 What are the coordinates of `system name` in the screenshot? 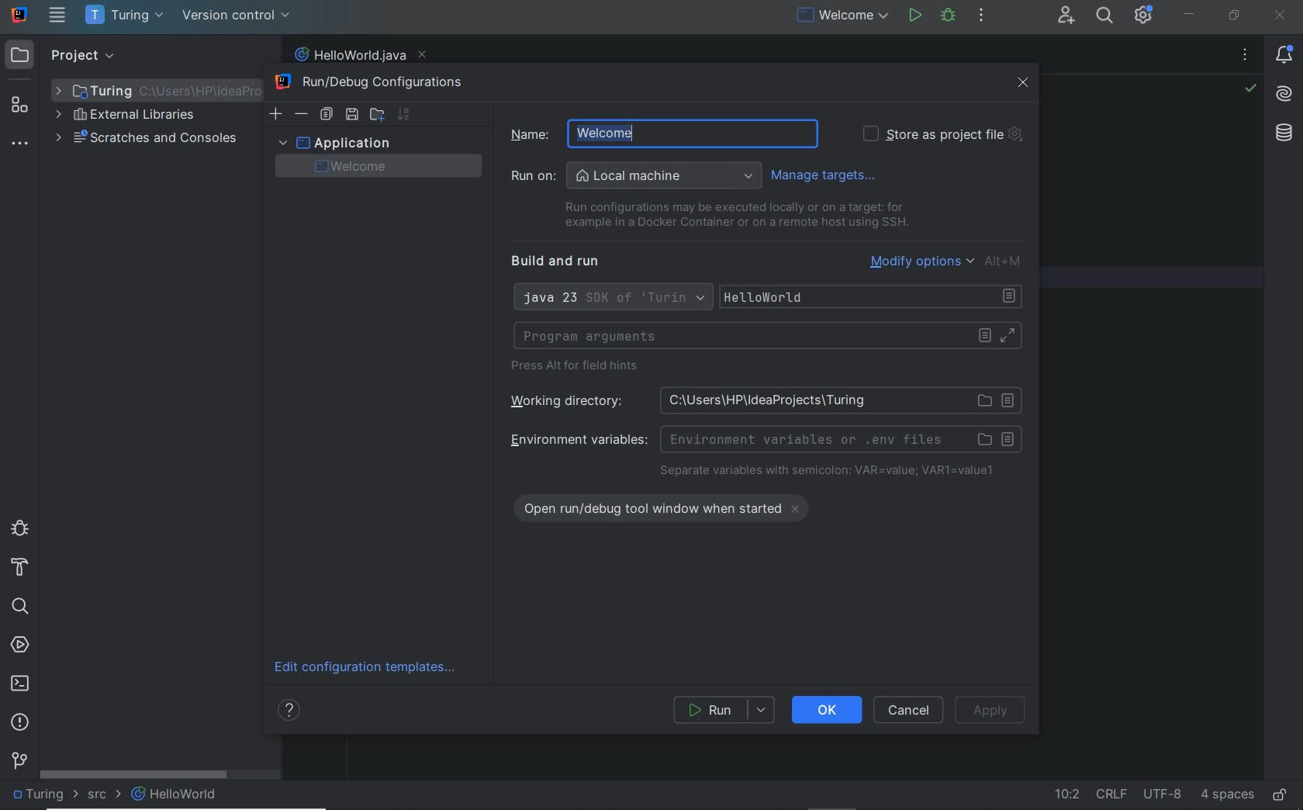 It's located at (20, 15).